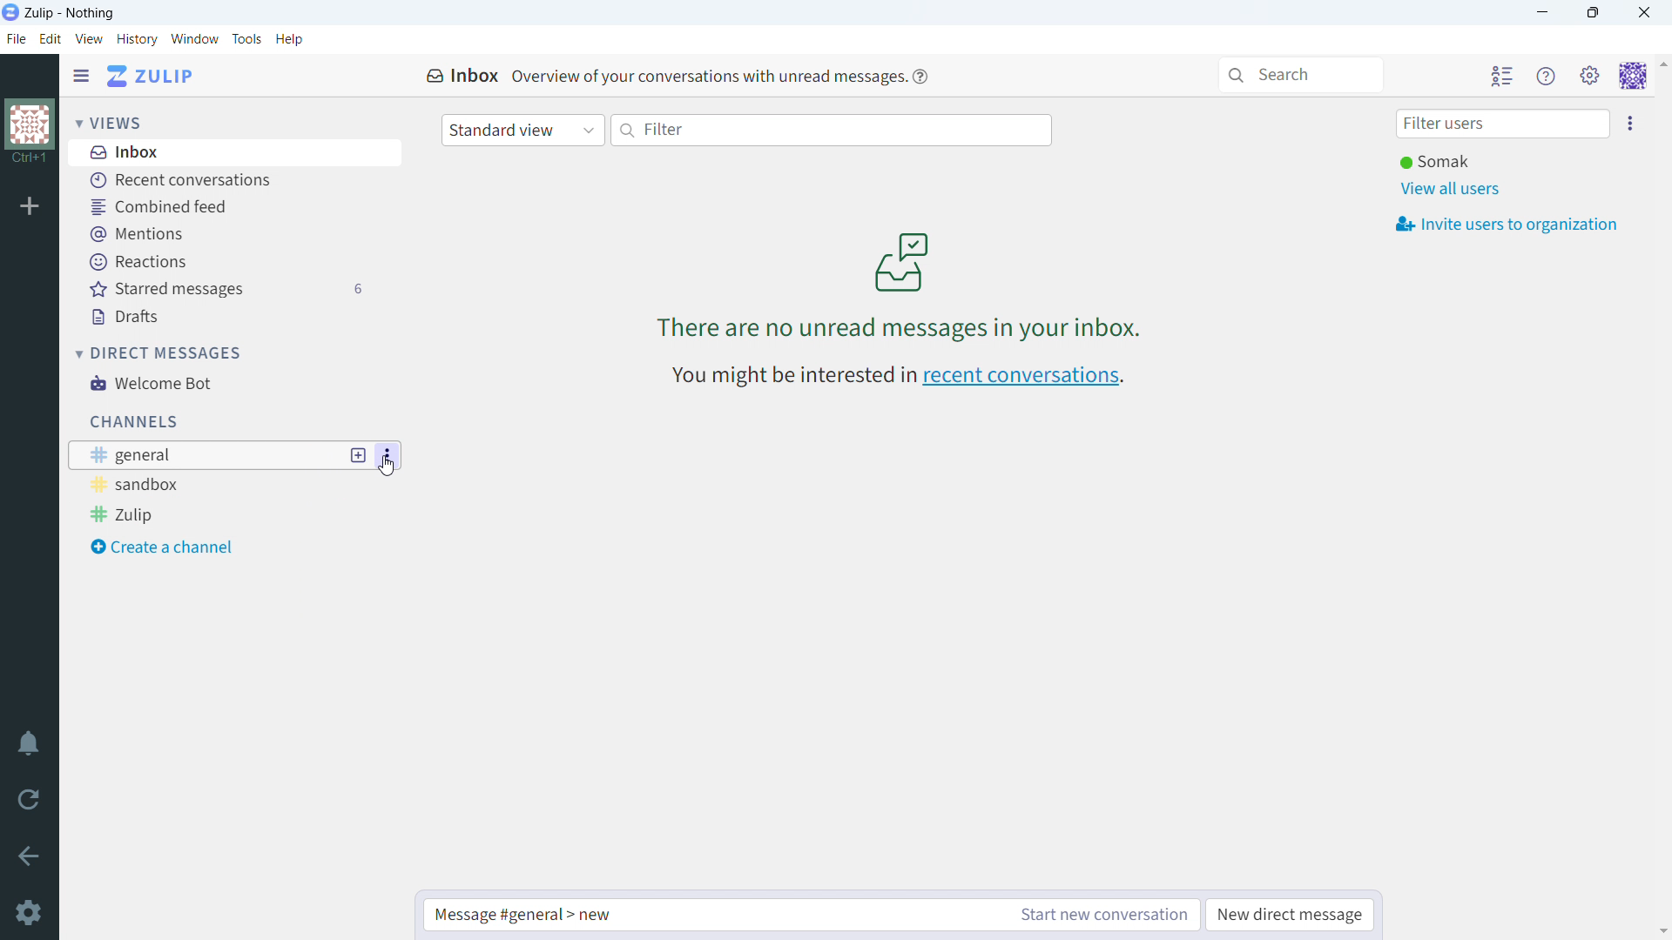  Describe the element at coordinates (51, 38) in the screenshot. I see `edit` at that location.